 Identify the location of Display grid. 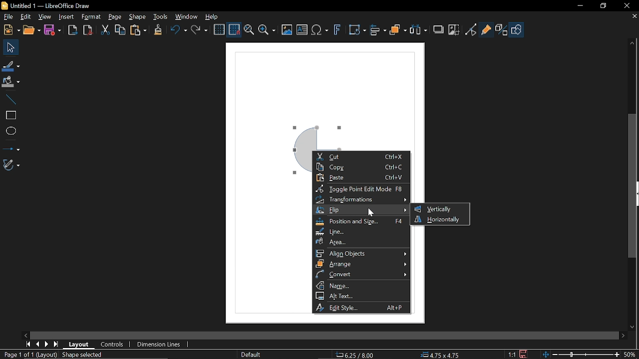
(219, 30).